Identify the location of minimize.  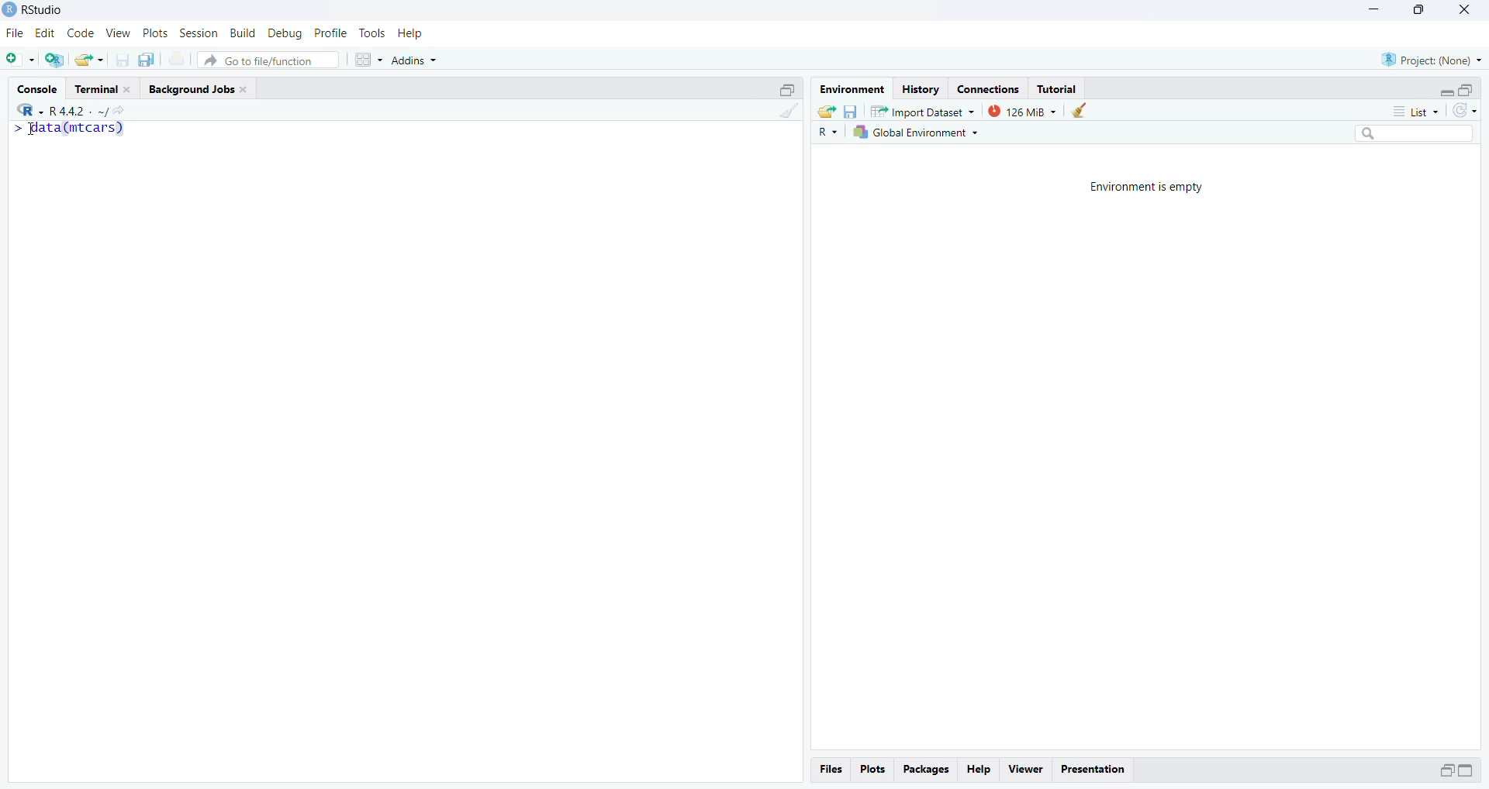
(1446, 772).